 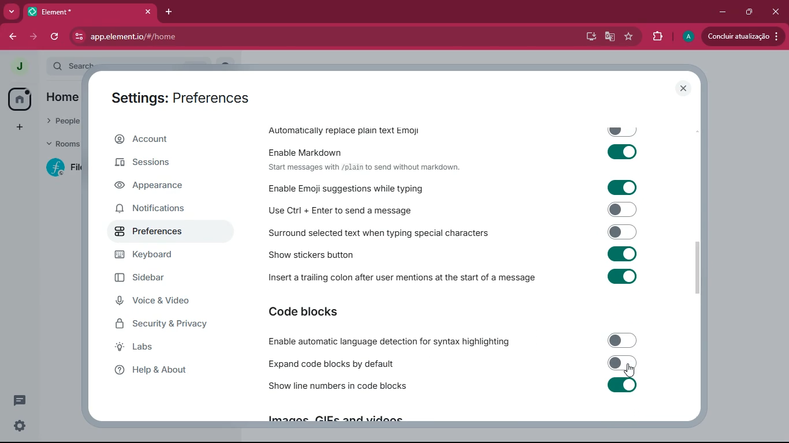 I want to click on Automatically replace plain text Emoji, so click(x=454, y=128).